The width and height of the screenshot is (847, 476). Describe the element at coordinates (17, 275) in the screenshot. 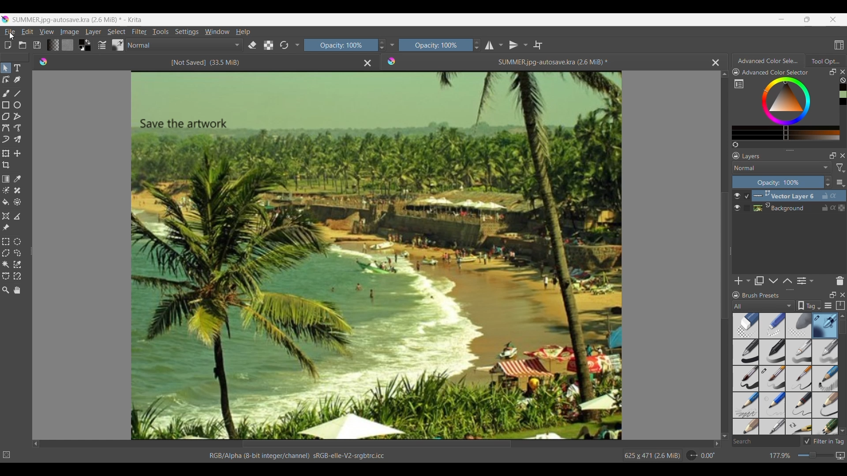

I see `Magnetic curve selection tool` at that location.